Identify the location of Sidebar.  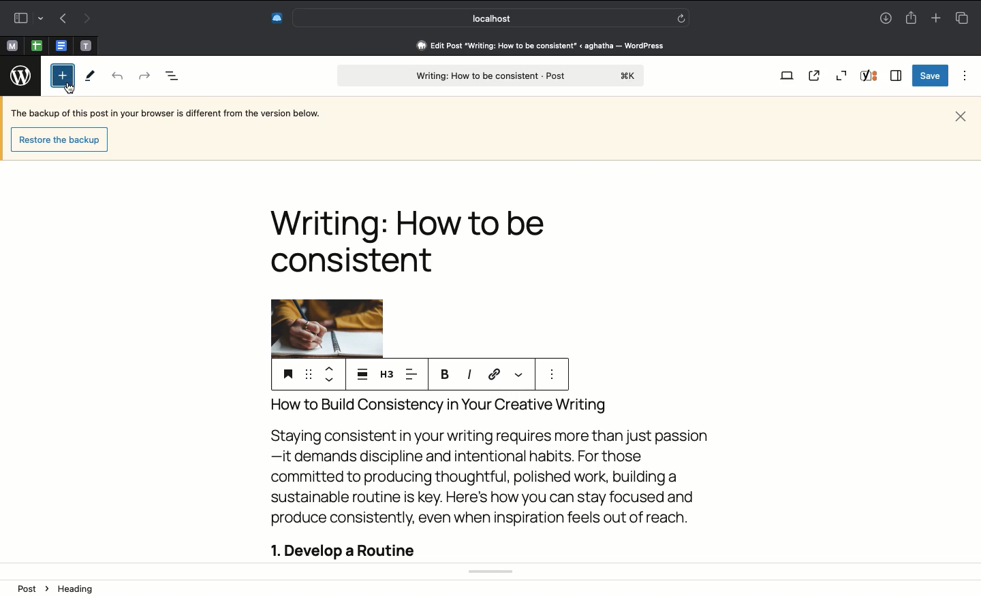
(25, 18).